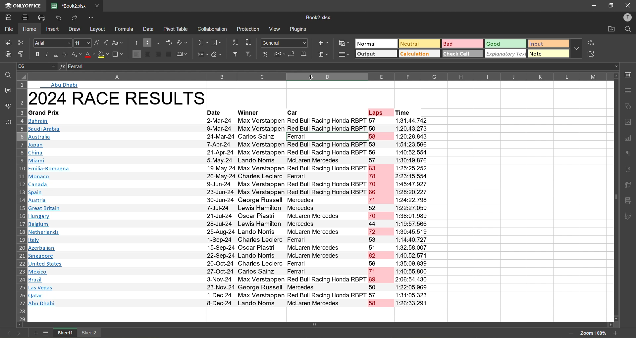  Describe the element at coordinates (36, 54) in the screenshot. I see `bold` at that location.